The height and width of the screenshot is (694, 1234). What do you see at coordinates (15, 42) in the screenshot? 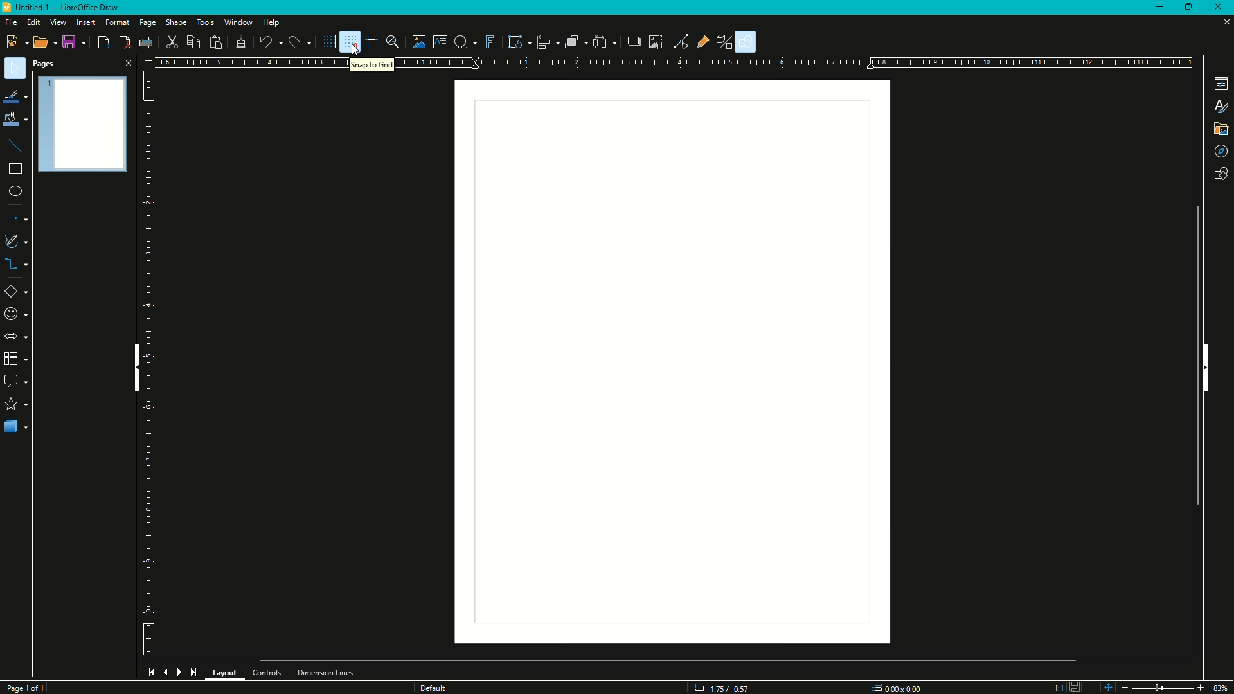
I see `New` at bounding box center [15, 42].